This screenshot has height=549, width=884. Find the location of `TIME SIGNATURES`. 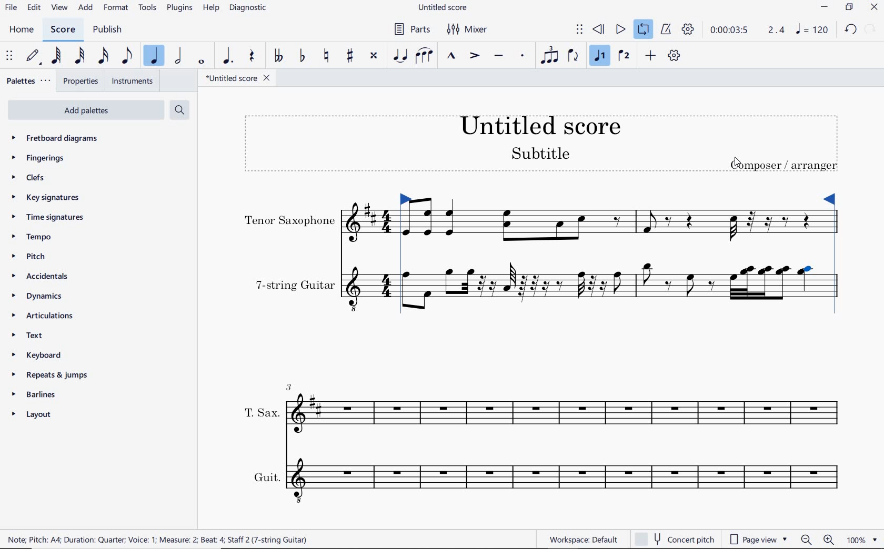

TIME SIGNATURES is located at coordinates (47, 217).